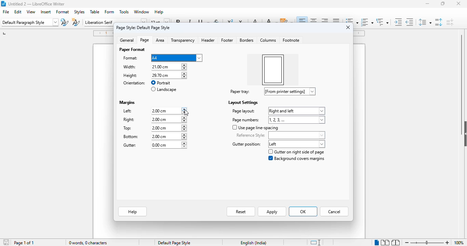  Describe the element at coordinates (352, 20) in the screenshot. I see `toggle unordered list` at that location.